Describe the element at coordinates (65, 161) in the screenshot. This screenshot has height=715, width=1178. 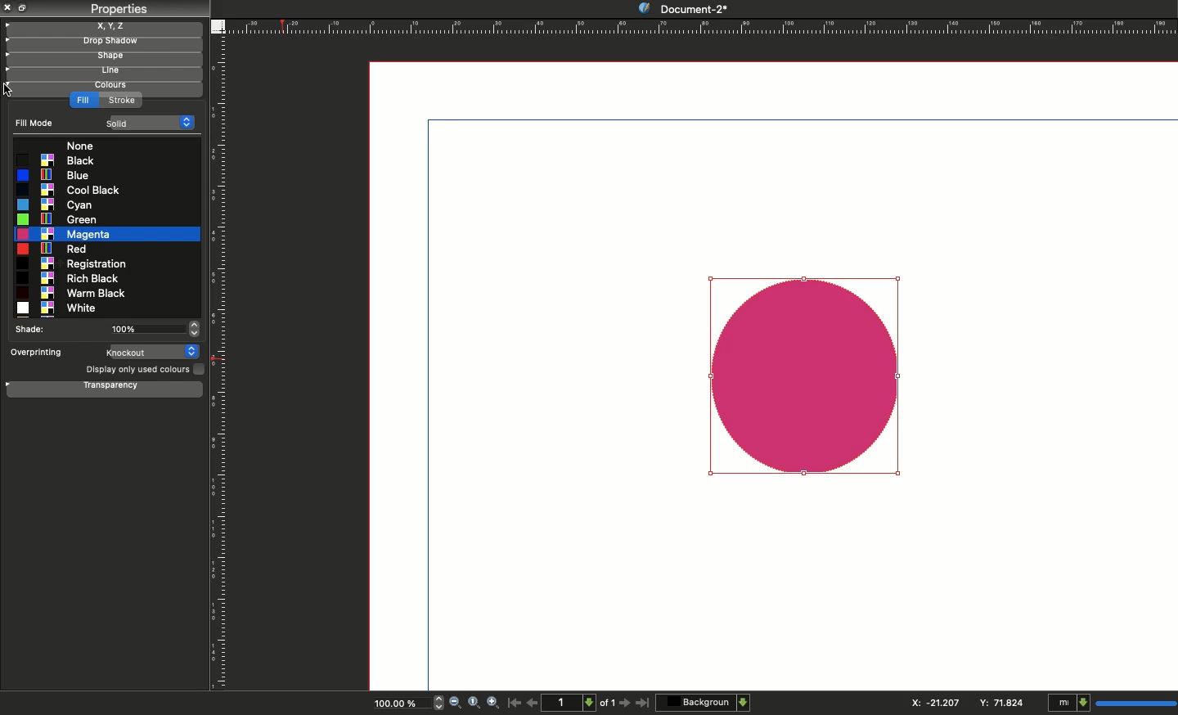
I see `Blak` at that location.